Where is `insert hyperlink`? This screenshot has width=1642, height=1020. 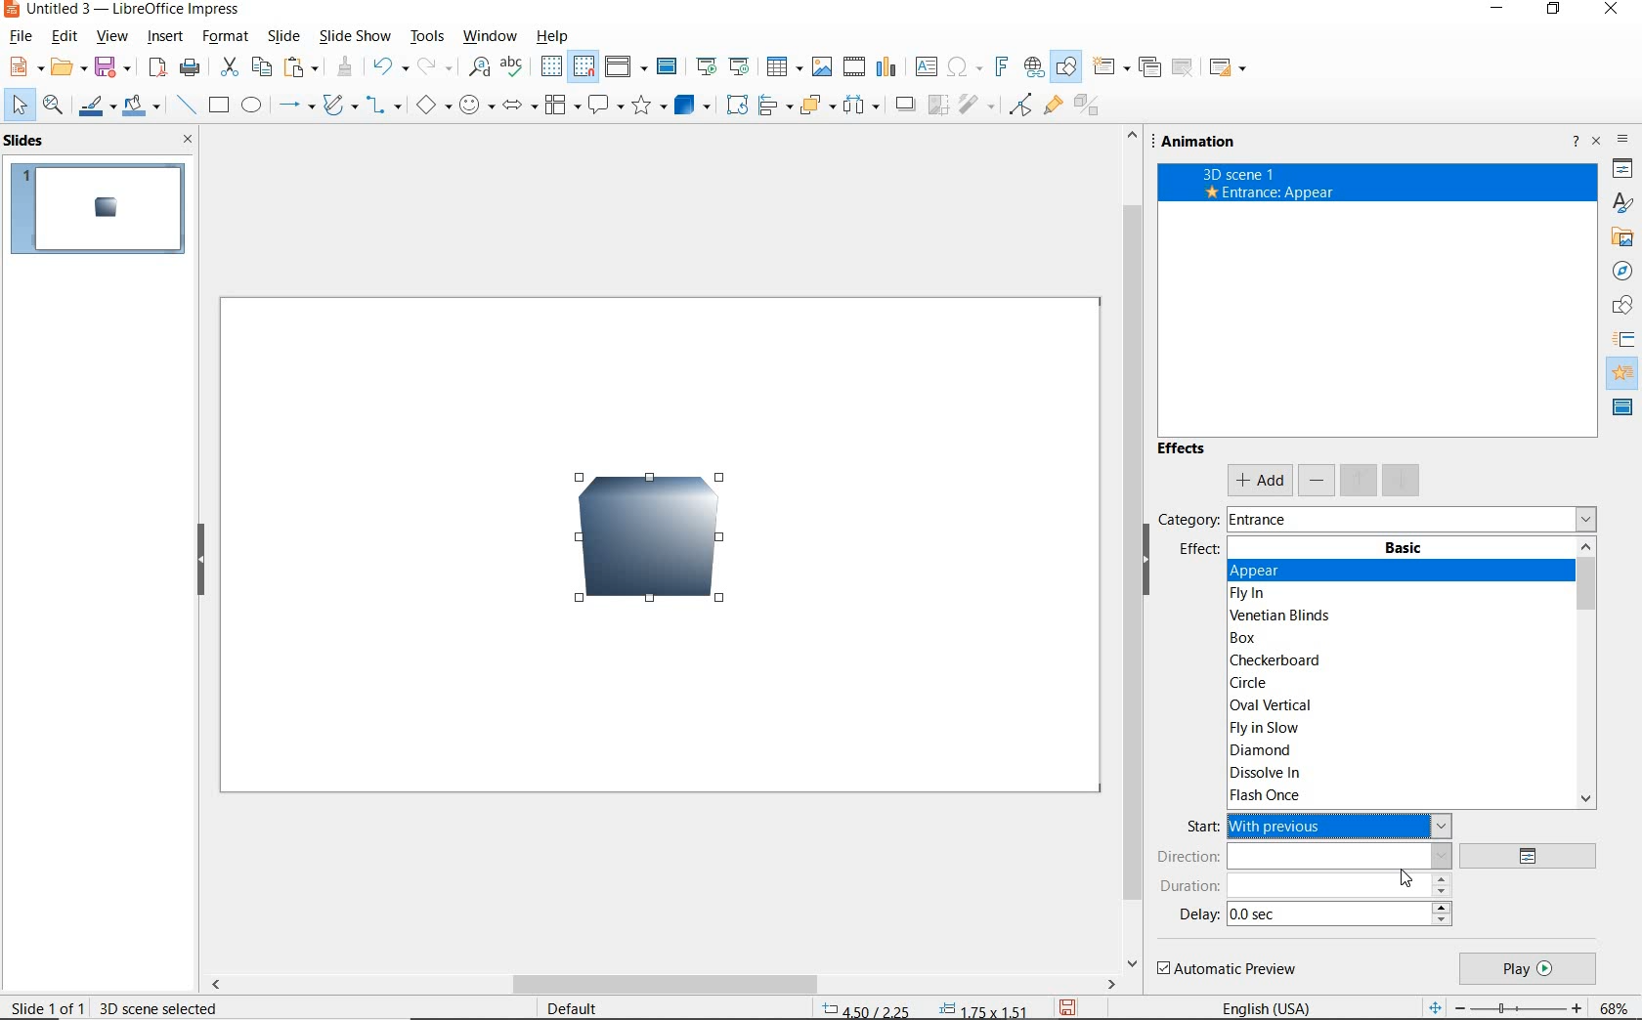
insert hyperlink is located at coordinates (1031, 66).